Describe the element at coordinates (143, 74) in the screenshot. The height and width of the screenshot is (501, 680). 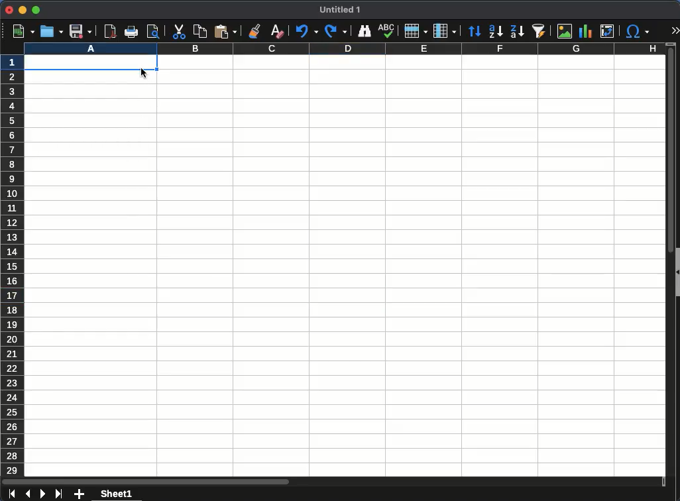
I see `cursor` at that location.